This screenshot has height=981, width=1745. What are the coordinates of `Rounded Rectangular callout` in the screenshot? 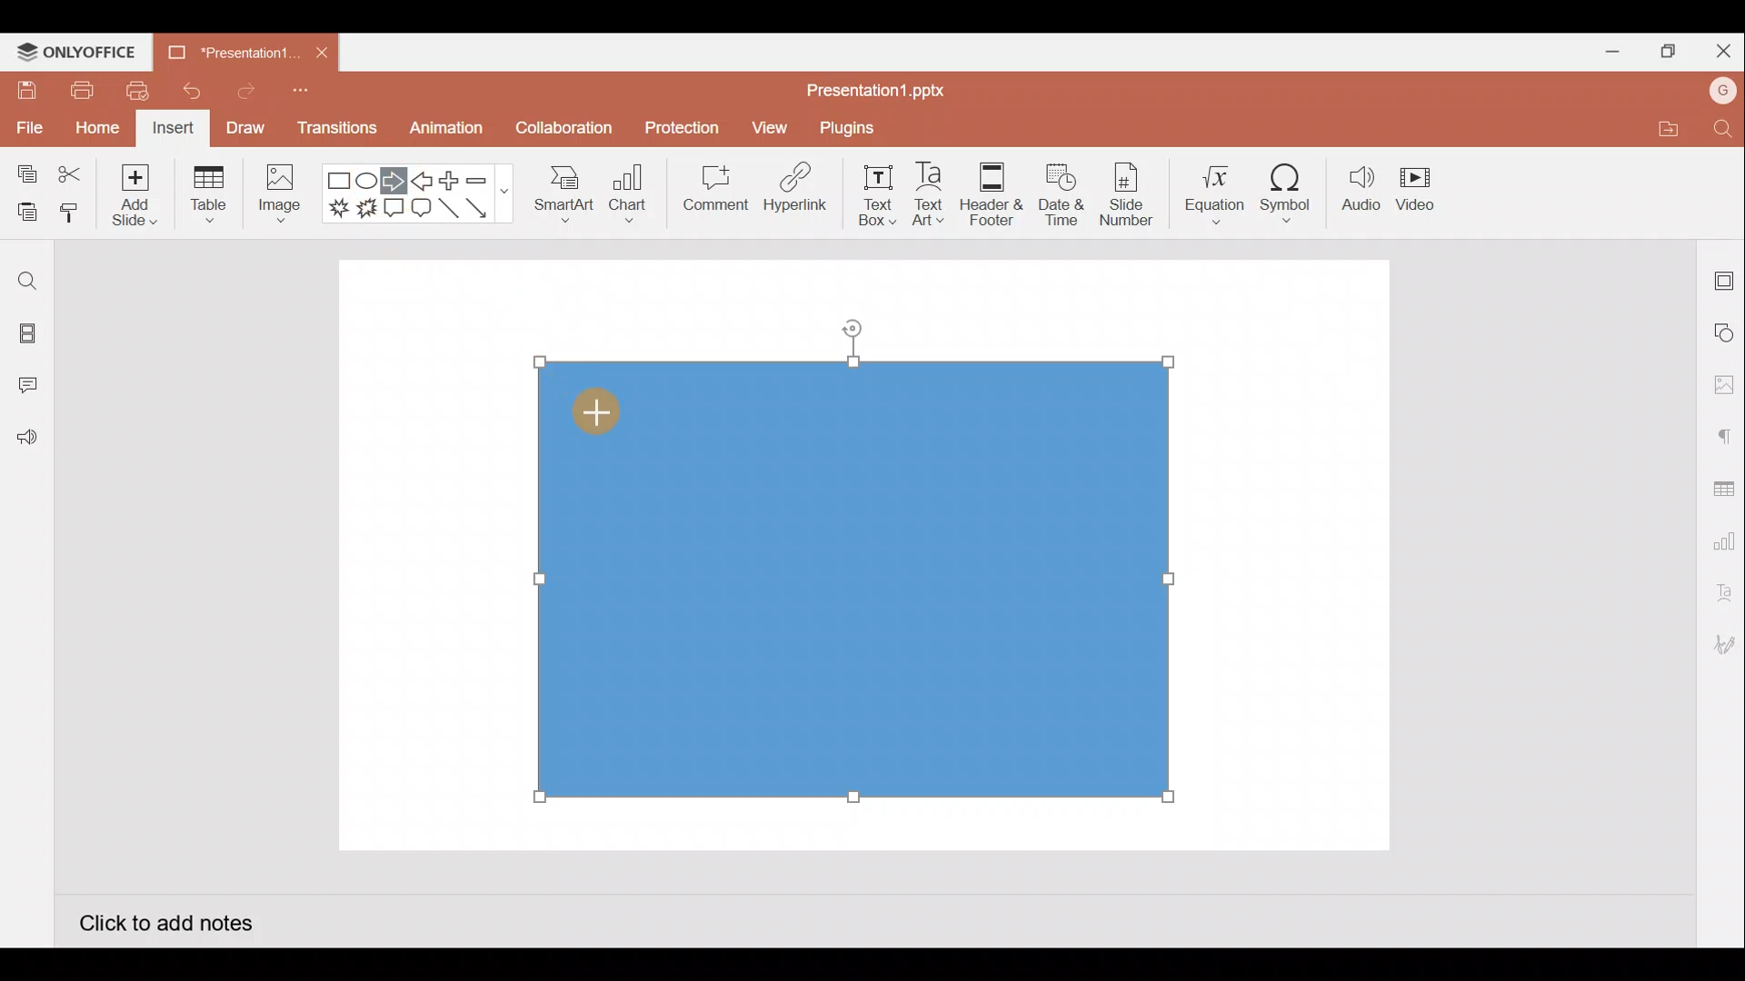 It's located at (421, 205).